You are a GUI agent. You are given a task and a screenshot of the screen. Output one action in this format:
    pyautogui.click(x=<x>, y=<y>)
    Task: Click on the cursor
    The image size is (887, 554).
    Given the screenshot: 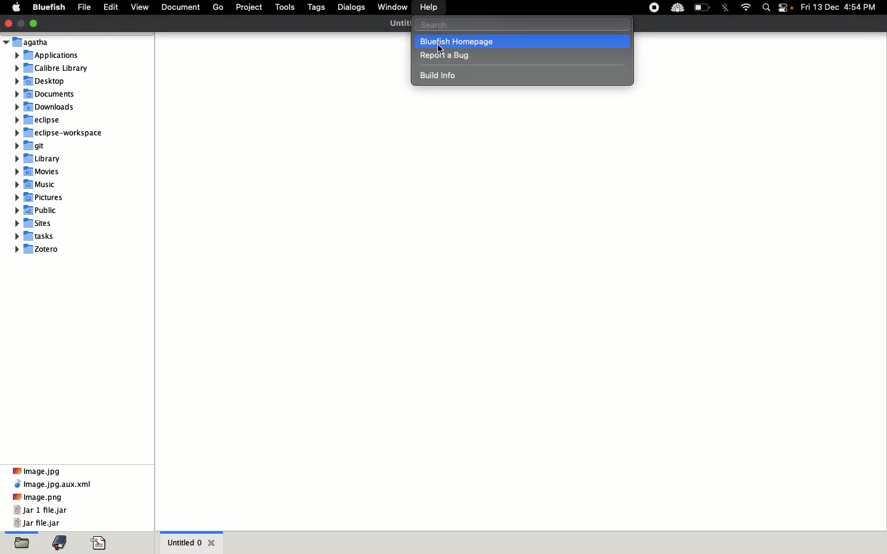 What is the action you would take?
    pyautogui.click(x=441, y=49)
    